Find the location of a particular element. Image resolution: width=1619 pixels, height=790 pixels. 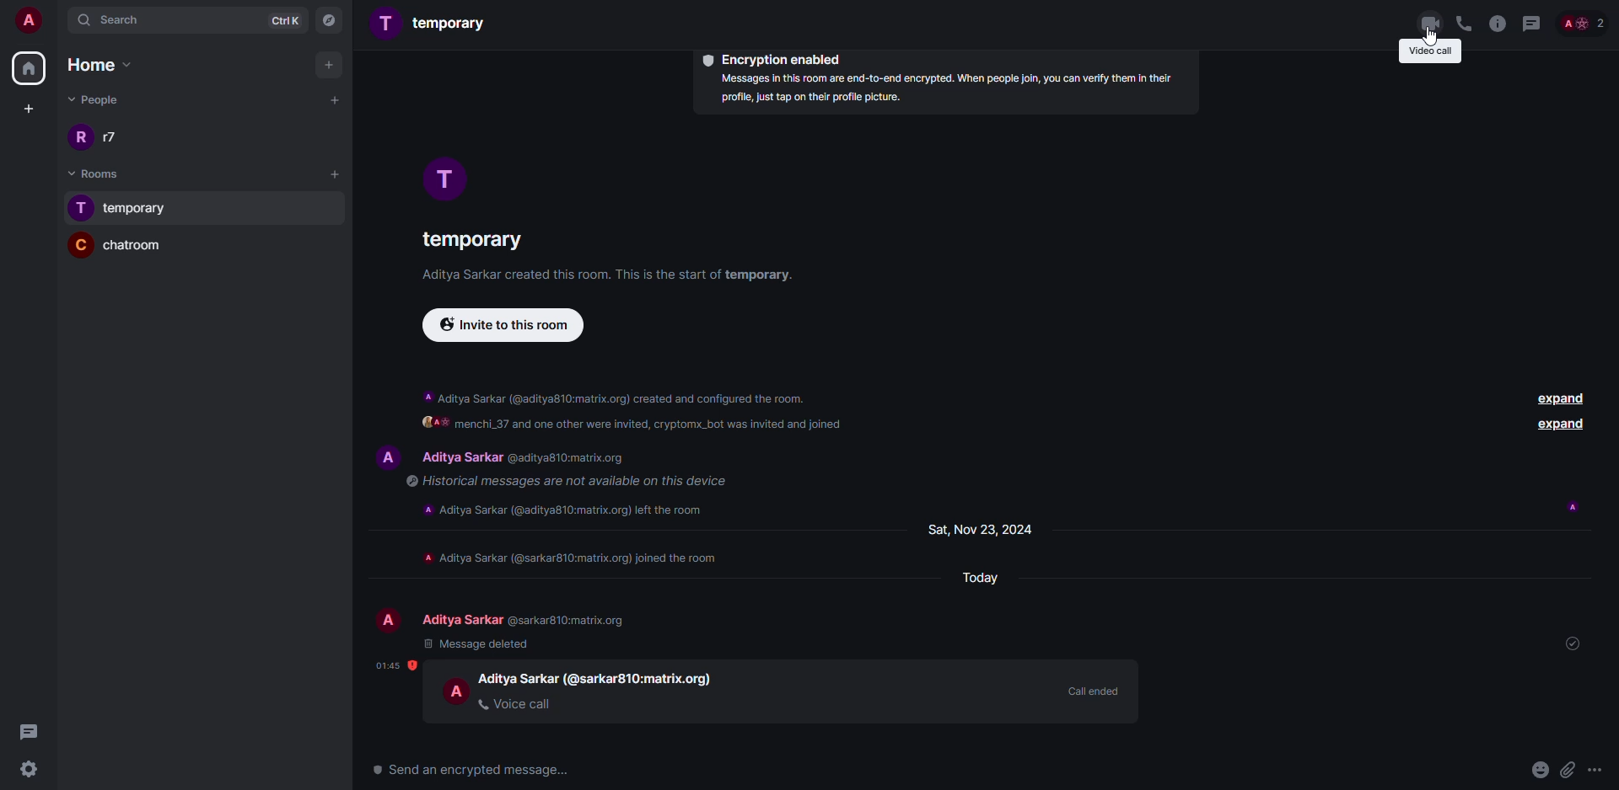

emoji is located at coordinates (1539, 769).